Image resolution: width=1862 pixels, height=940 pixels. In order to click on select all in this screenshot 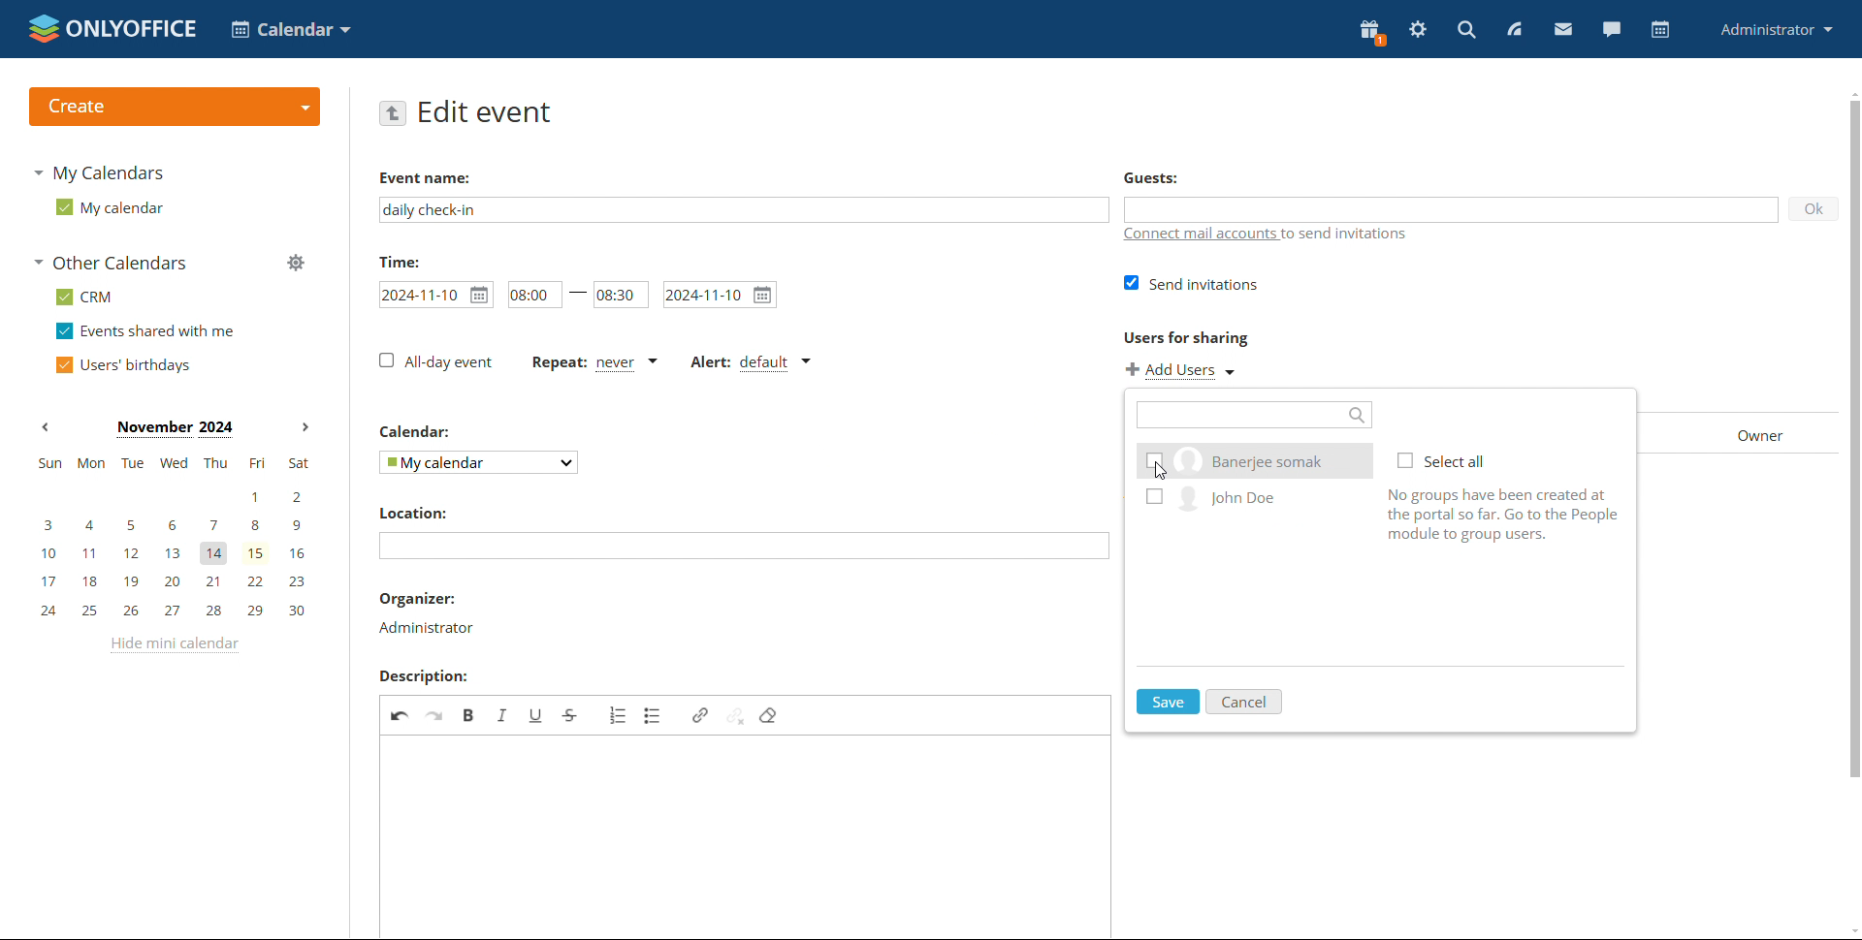, I will do `click(1447, 460)`.